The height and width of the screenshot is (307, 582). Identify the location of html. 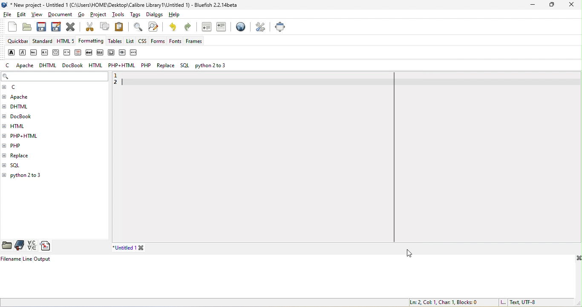
(95, 65).